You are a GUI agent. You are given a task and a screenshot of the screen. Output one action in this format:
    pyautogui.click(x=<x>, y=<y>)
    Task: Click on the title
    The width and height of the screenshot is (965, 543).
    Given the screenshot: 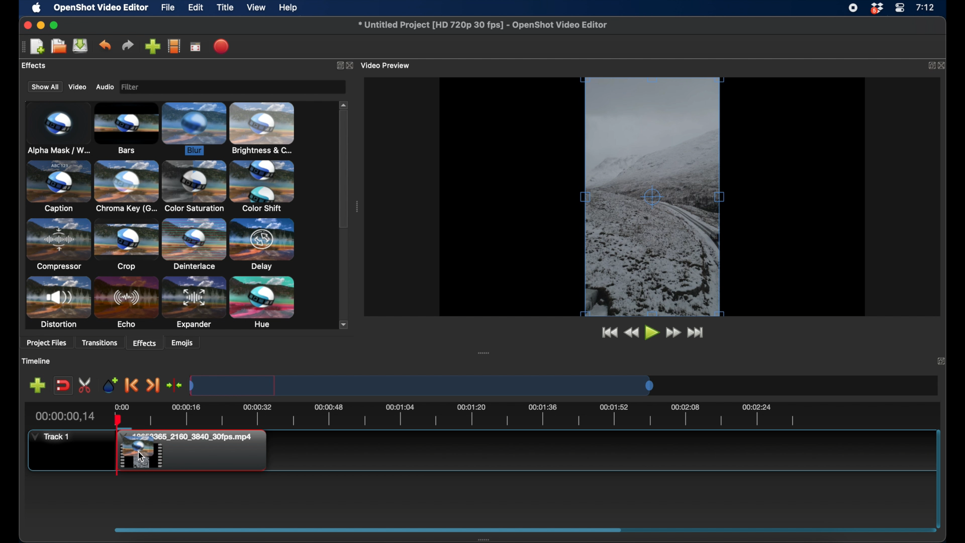 What is the action you would take?
    pyautogui.click(x=225, y=8)
    